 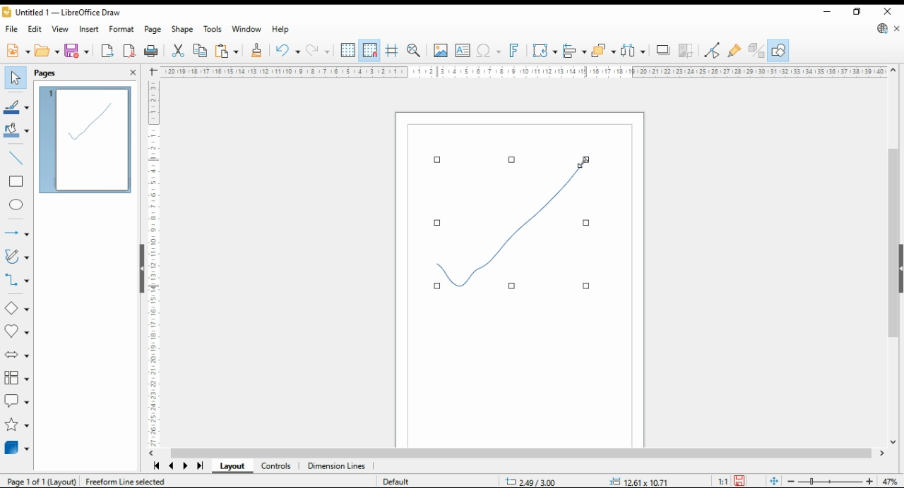 I want to click on mouse pointer, so click(x=585, y=161).